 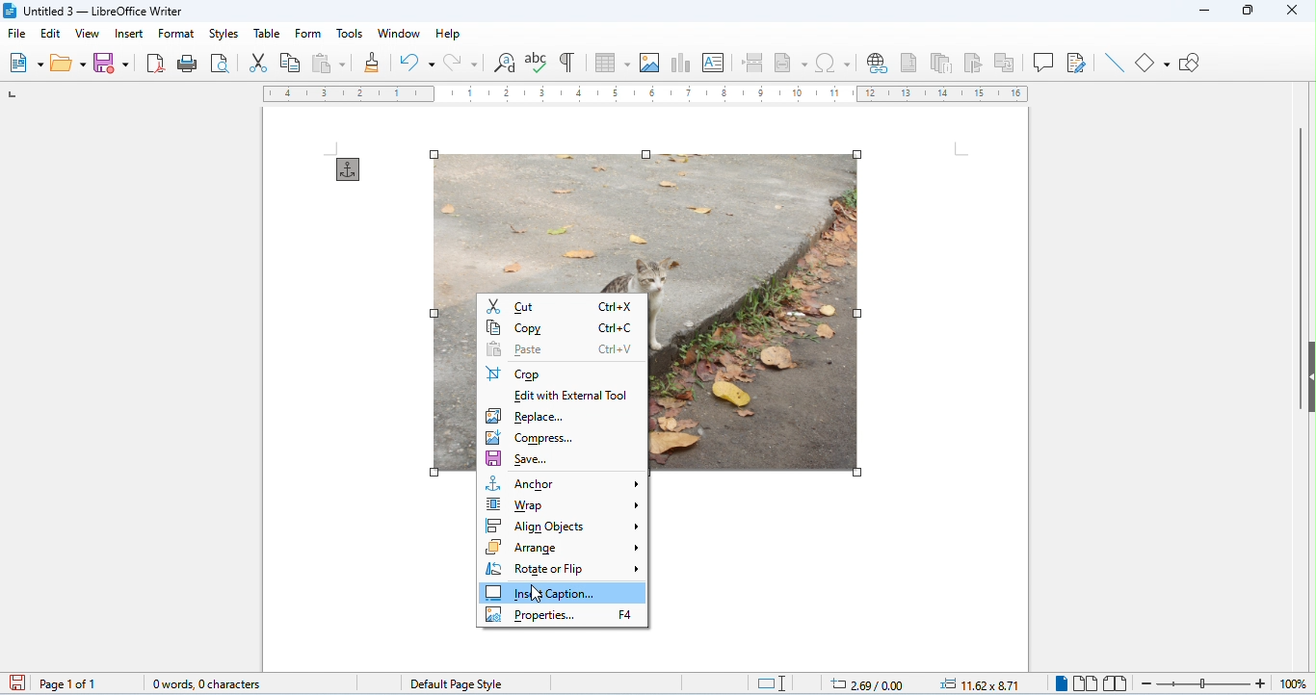 What do you see at coordinates (566, 504) in the screenshot?
I see `wrap` at bounding box center [566, 504].